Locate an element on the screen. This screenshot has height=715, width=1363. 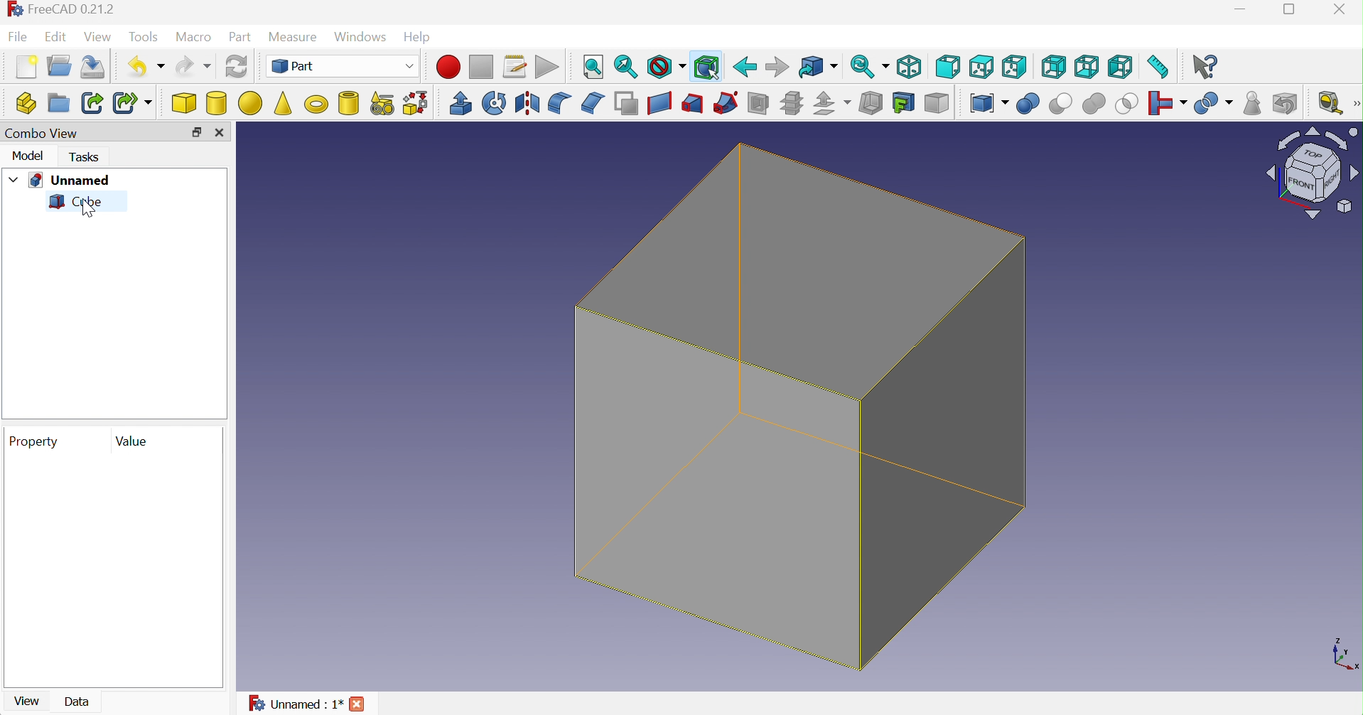
Back is located at coordinates (746, 66).